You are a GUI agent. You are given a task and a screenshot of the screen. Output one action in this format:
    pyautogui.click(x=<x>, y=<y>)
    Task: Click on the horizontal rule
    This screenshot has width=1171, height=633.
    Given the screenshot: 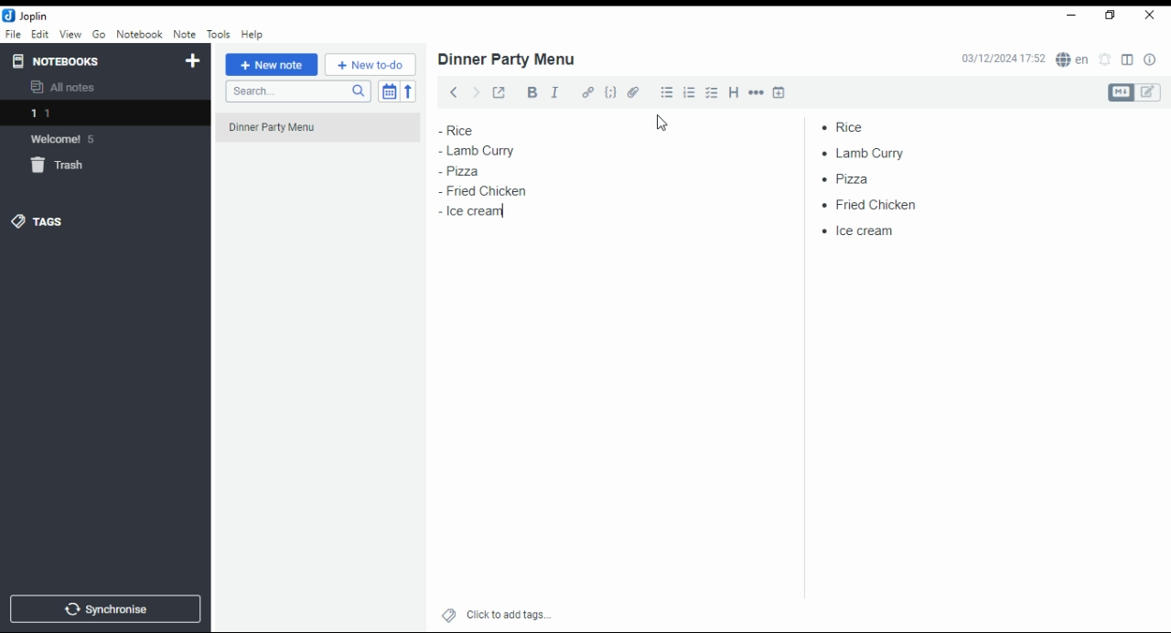 What is the action you would take?
    pyautogui.click(x=757, y=91)
    